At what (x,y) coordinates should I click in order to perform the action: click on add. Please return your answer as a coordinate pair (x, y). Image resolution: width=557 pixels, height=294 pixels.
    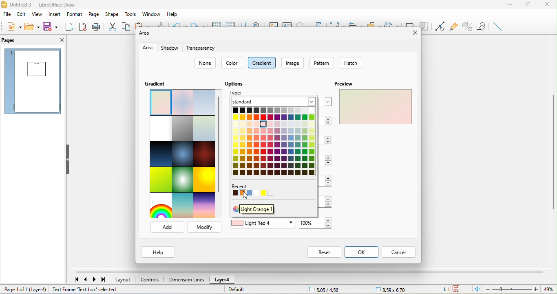
    Looking at the image, I should click on (165, 226).